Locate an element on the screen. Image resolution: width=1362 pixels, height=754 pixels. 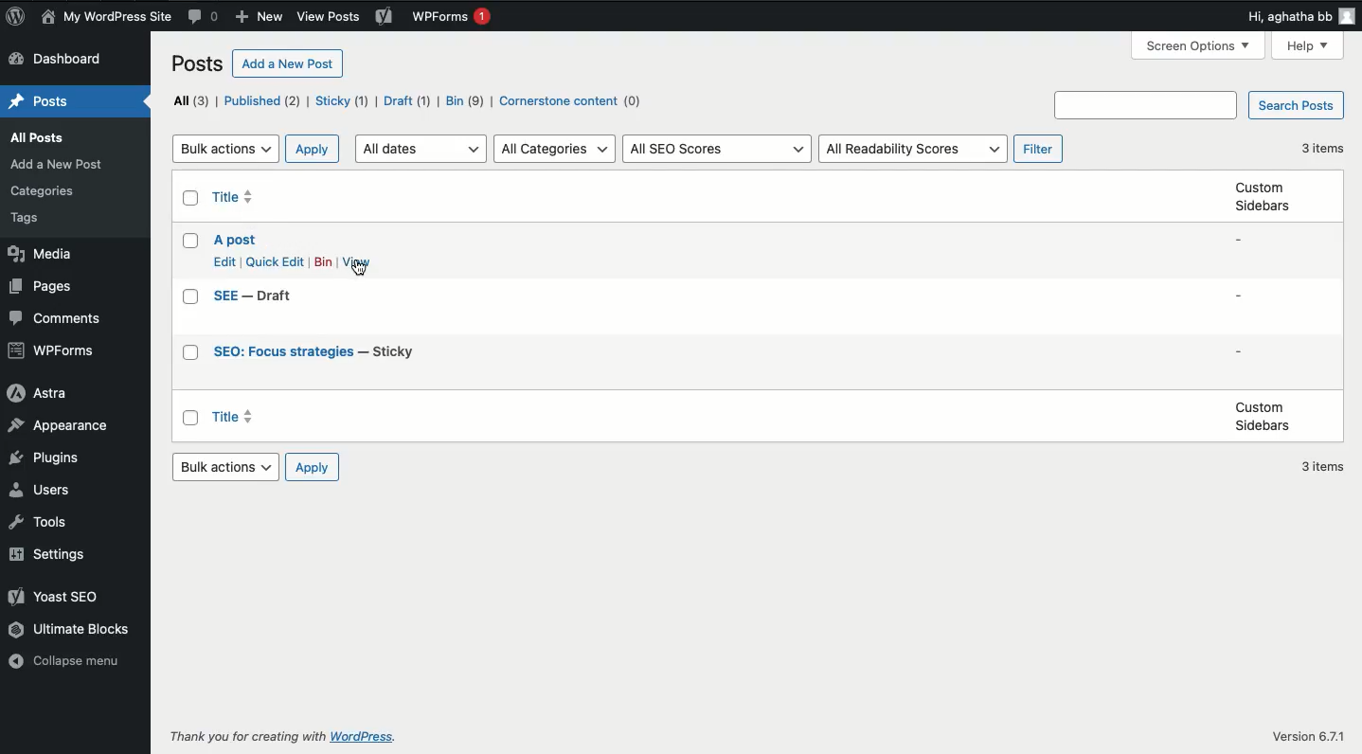
 is located at coordinates (1199, 46).